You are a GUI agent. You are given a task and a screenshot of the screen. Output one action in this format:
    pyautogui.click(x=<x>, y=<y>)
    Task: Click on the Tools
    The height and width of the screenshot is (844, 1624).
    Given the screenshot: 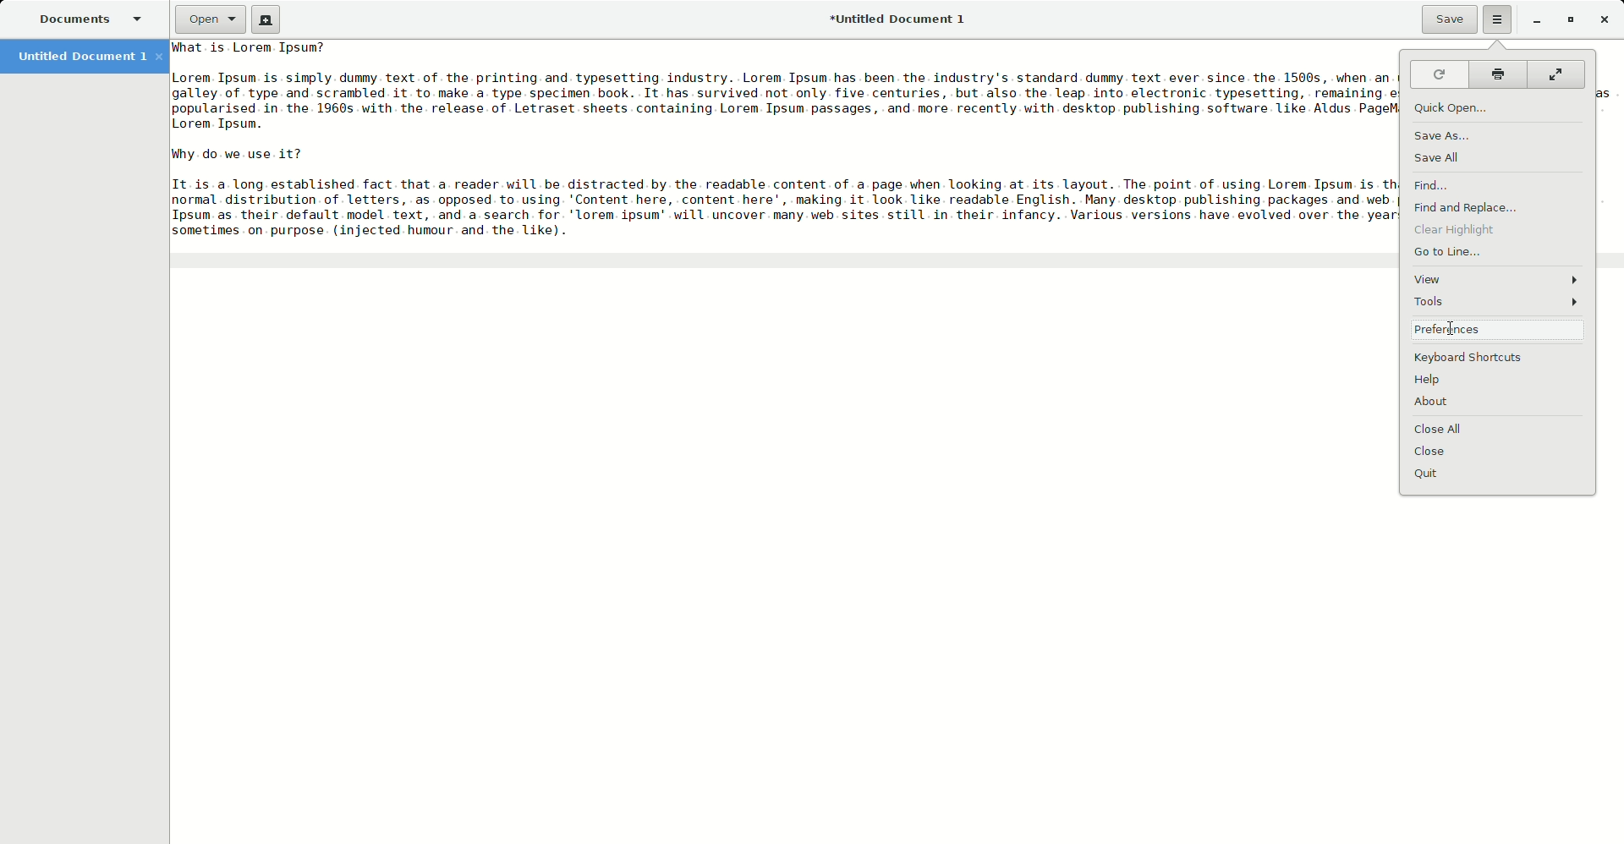 What is the action you would take?
    pyautogui.click(x=1497, y=303)
    